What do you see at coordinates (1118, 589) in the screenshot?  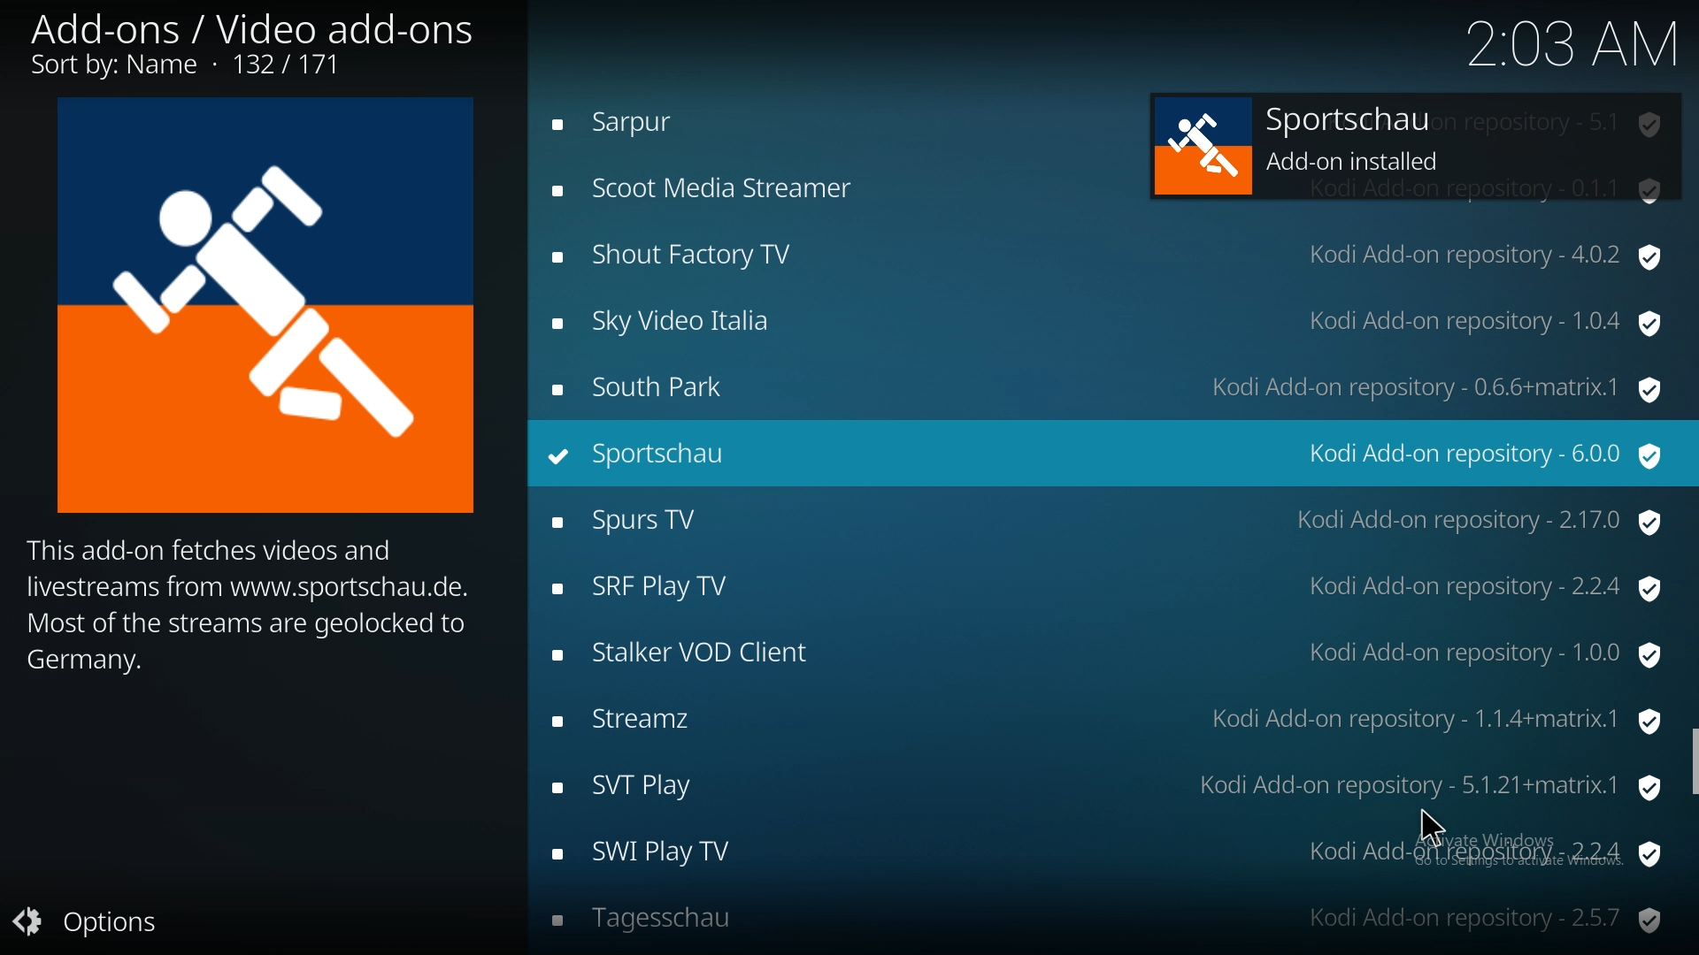 I see `srf play tv` at bounding box center [1118, 589].